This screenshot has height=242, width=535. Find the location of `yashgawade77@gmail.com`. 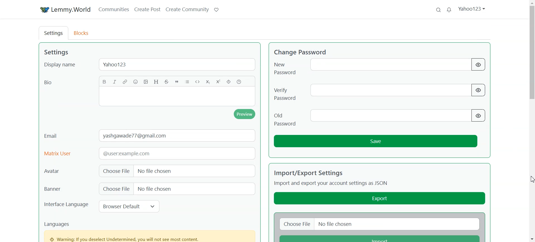

yashgawade77@gmail.com is located at coordinates (177, 135).